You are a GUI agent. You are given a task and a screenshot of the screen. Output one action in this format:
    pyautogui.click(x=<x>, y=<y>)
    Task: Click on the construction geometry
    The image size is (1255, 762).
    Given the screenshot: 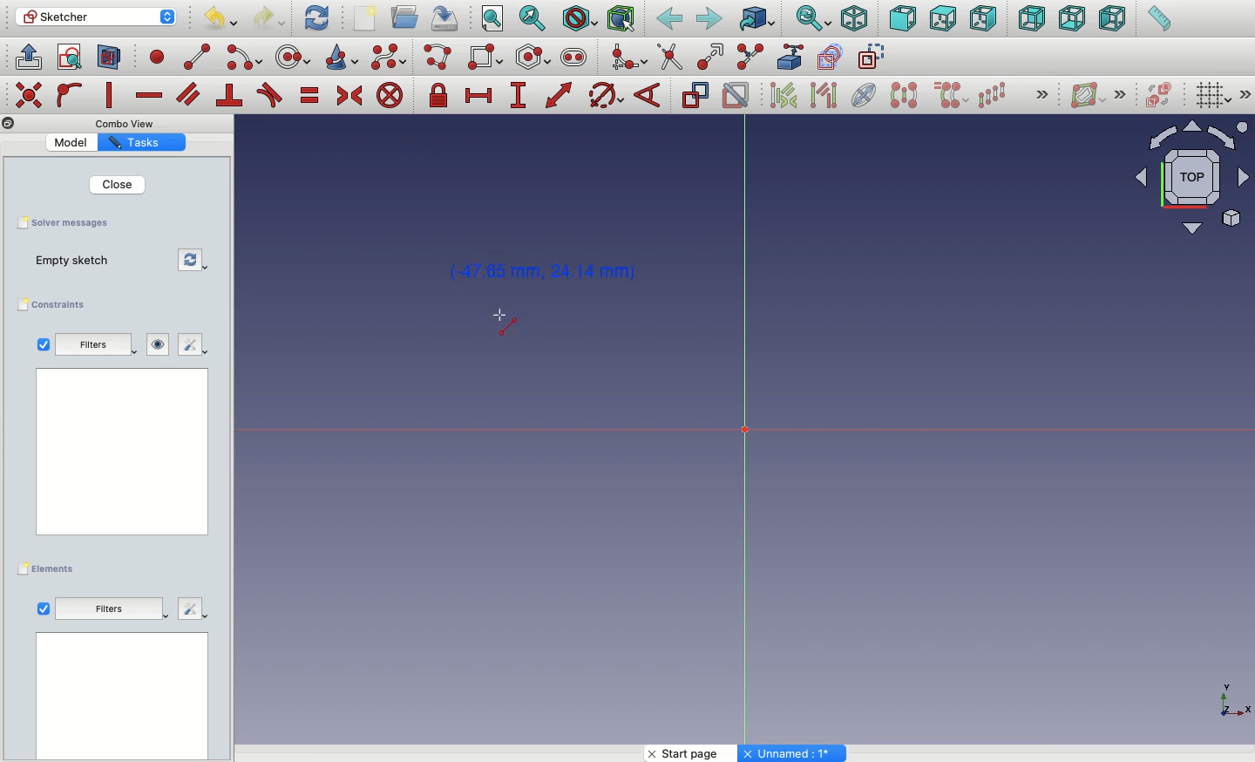 What is the action you would take?
    pyautogui.click(x=874, y=58)
    